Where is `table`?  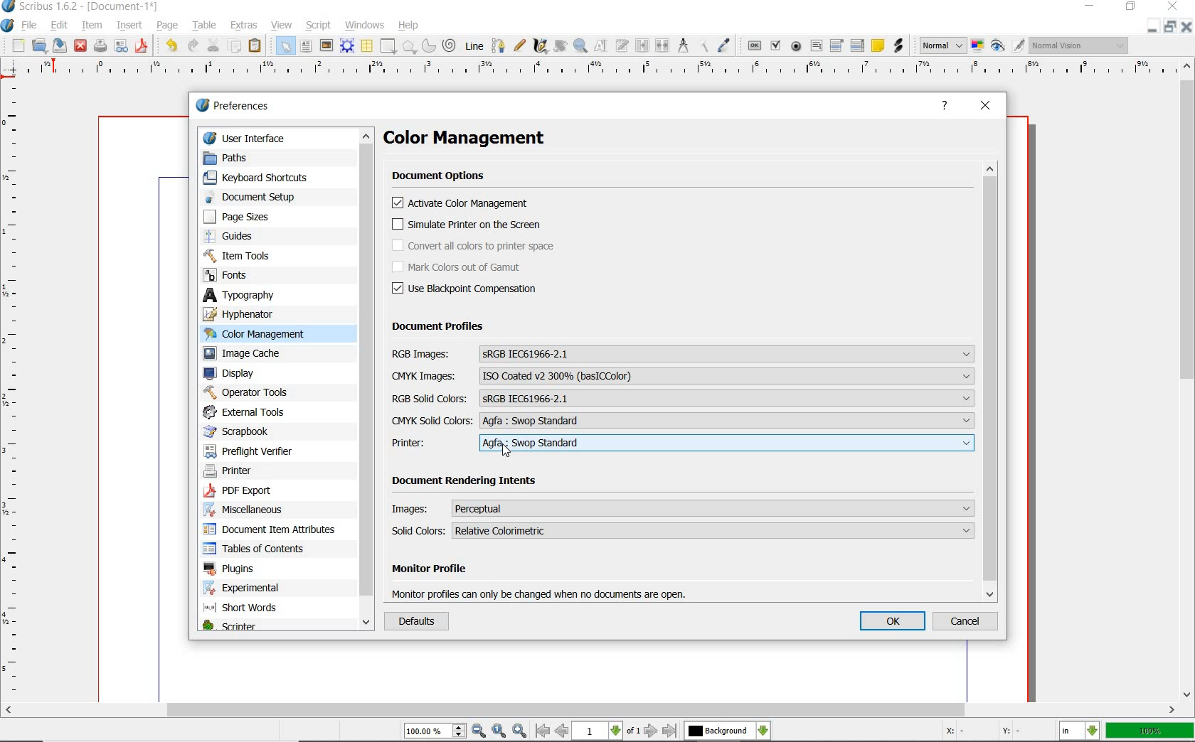 table is located at coordinates (205, 24).